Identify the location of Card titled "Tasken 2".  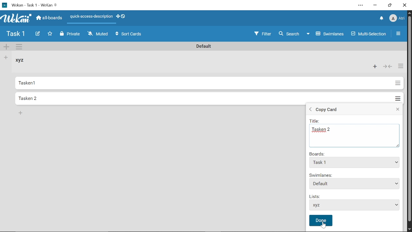
(201, 98).